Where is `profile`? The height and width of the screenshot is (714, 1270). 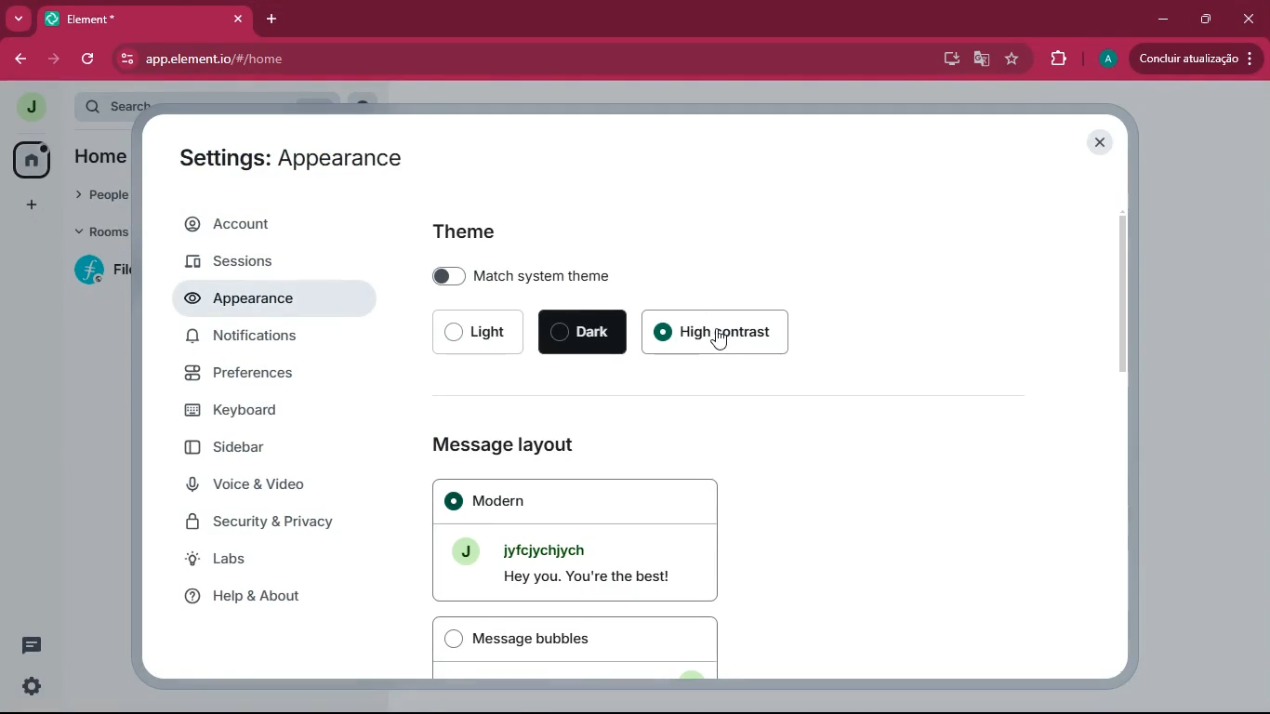 profile is located at coordinates (1108, 60).